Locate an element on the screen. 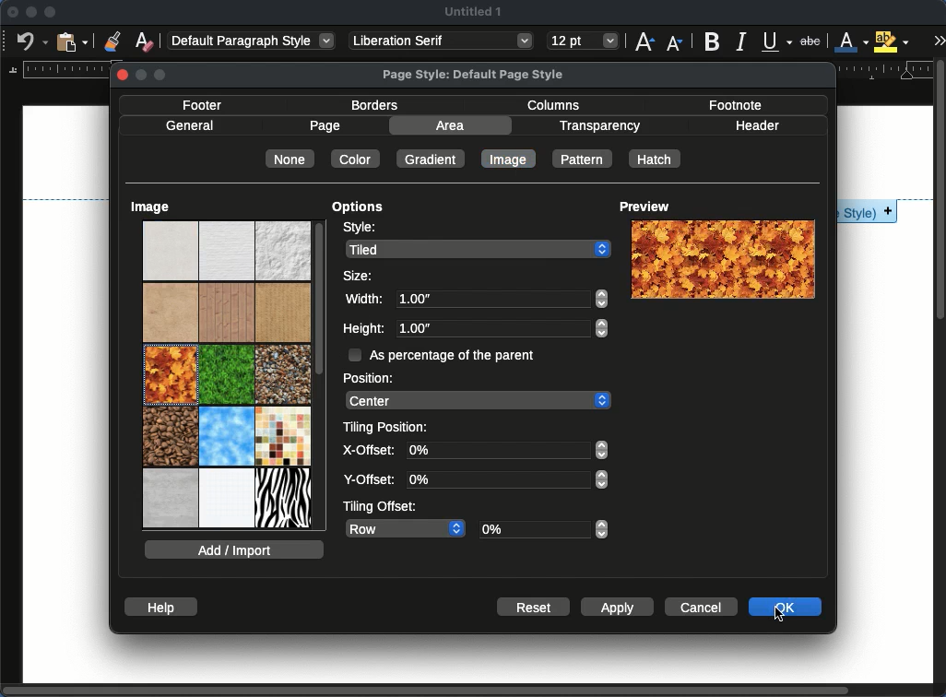  clone formatting is located at coordinates (112, 41).